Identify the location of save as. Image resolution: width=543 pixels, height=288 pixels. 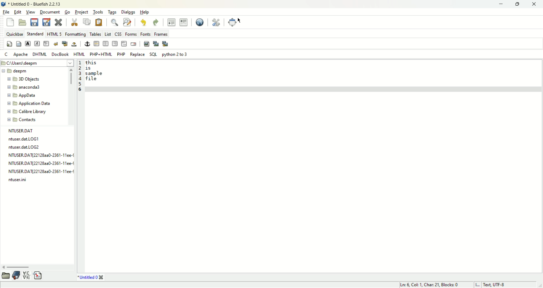
(47, 22).